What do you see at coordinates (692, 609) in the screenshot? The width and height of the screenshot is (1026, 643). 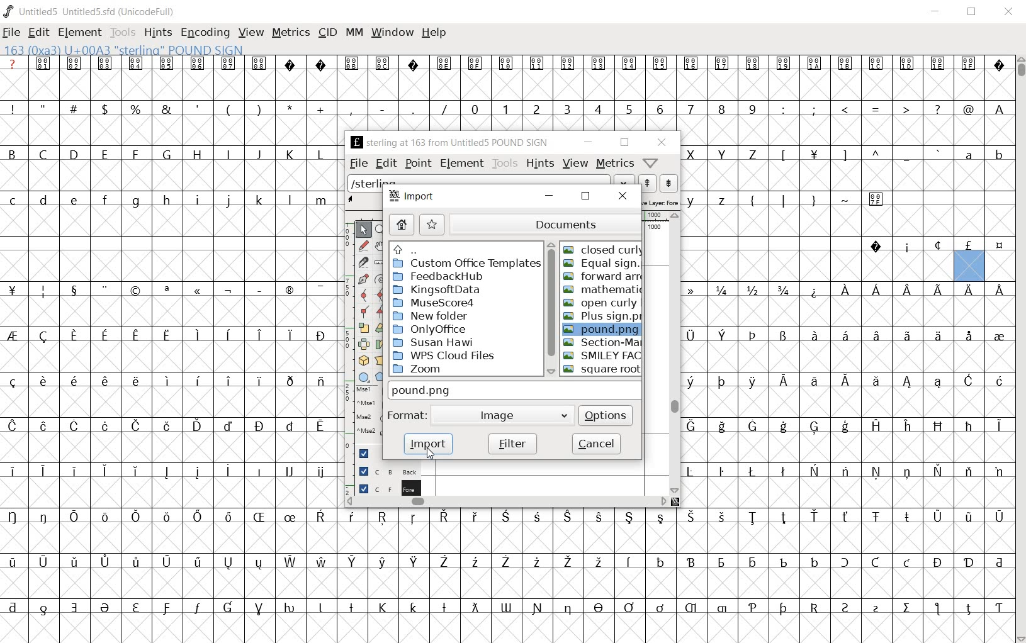 I see `Symbol` at bounding box center [692, 609].